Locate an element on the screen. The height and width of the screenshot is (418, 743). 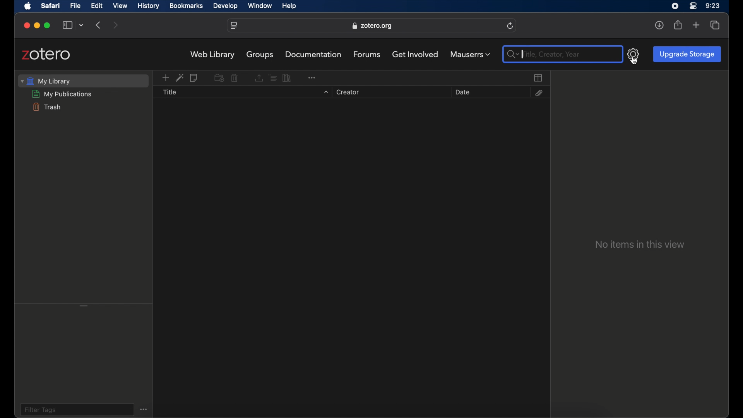
upgrade storage is located at coordinates (687, 54).